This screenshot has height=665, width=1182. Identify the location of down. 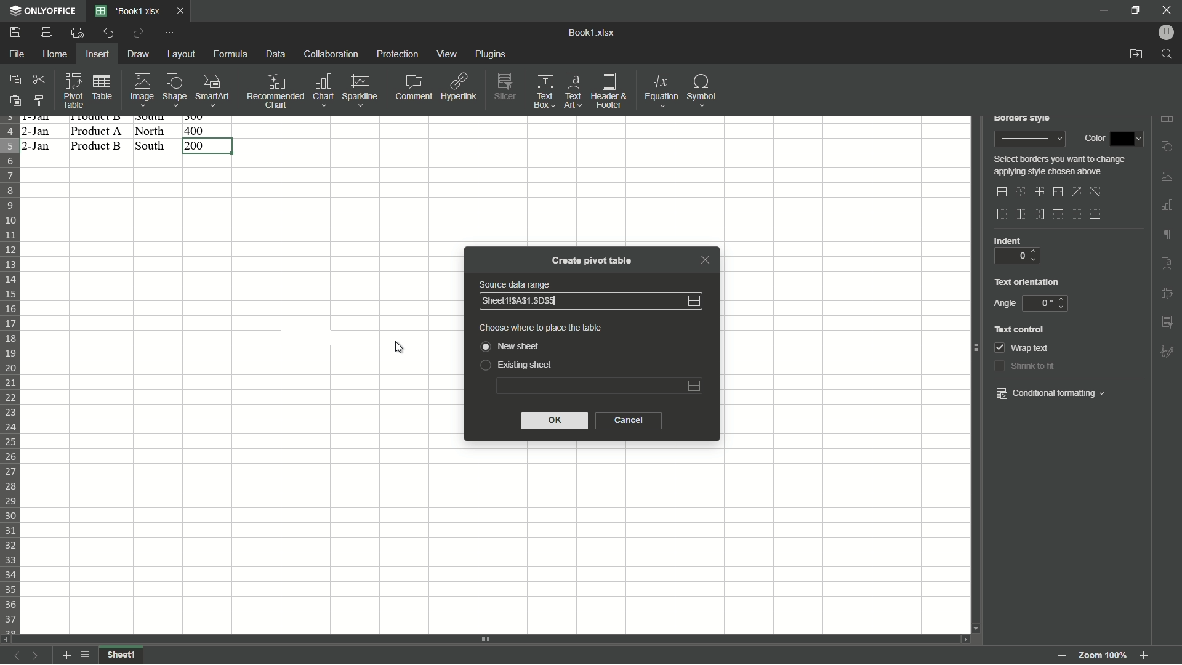
(1064, 308).